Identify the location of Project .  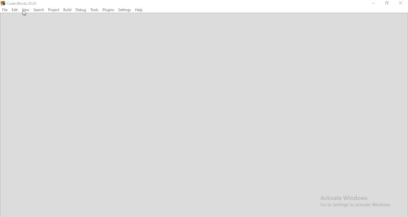
(53, 10).